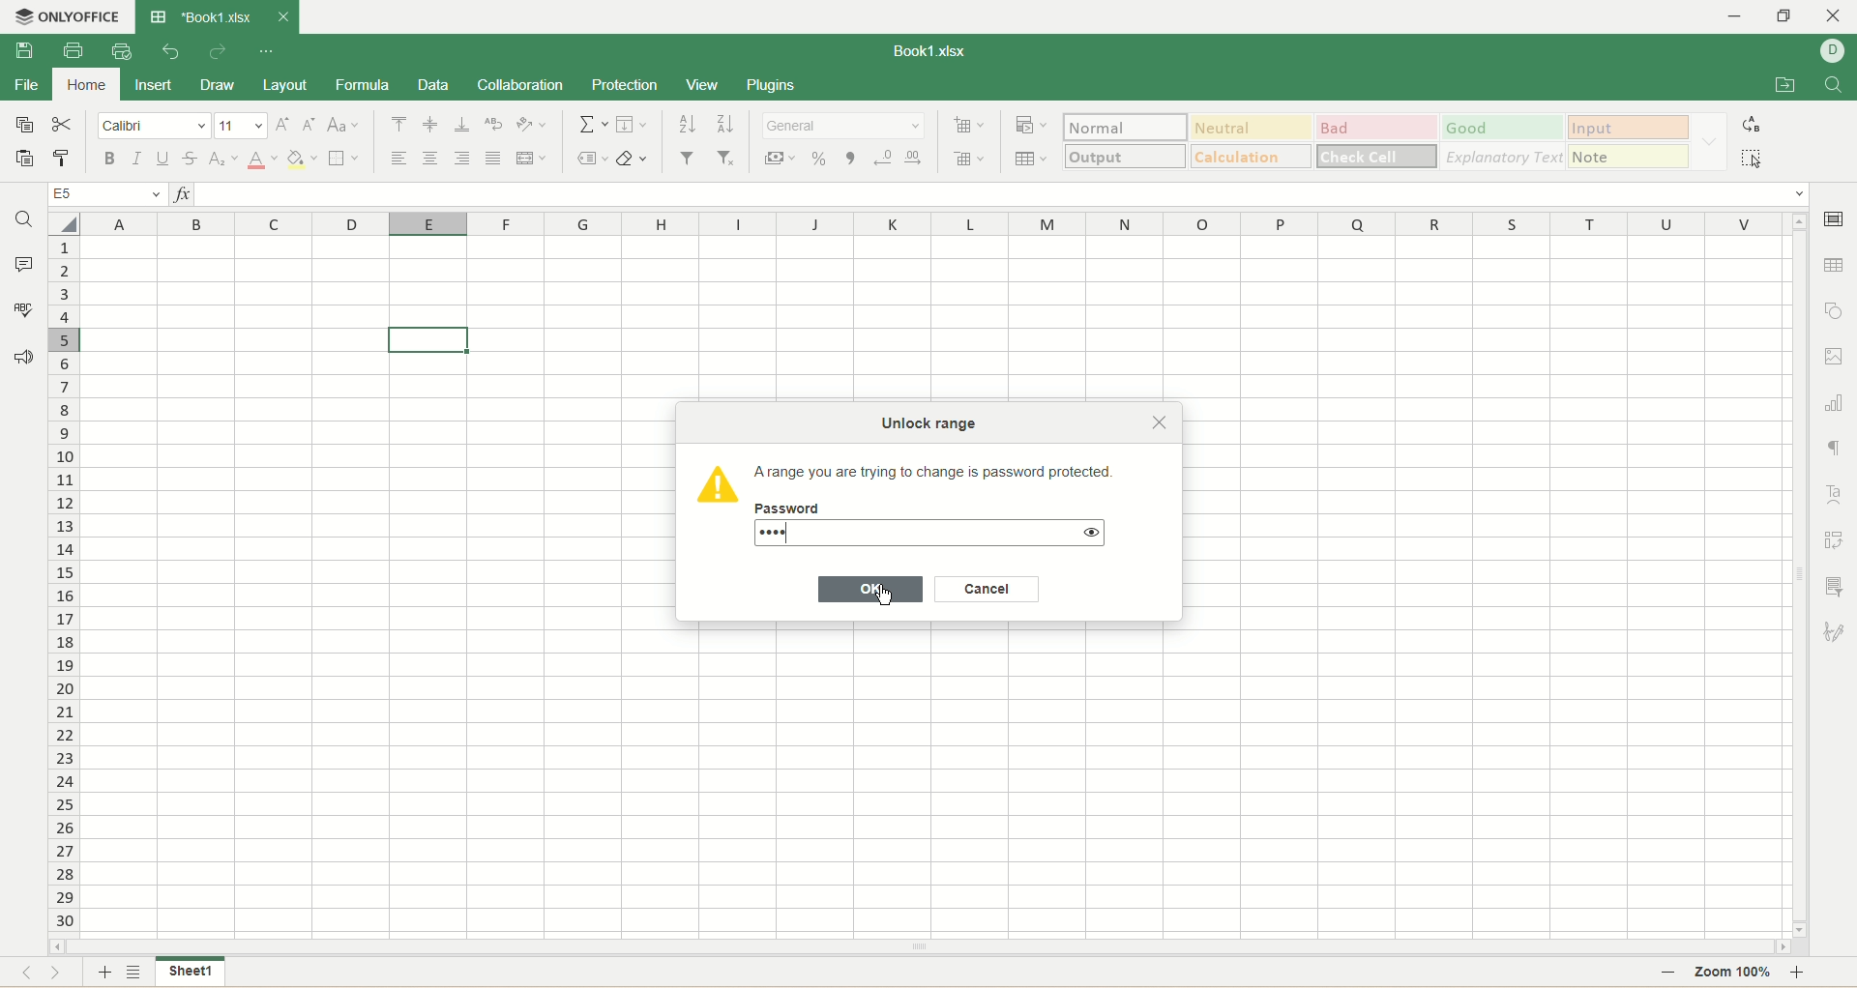  Describe the element at coordinates (520, 84) in the screenshot. I see `collaboration` at that location.